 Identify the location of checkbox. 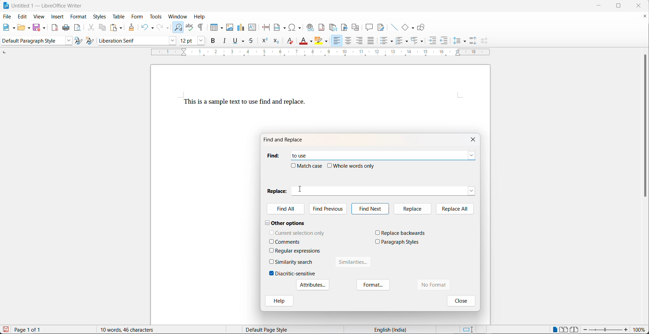
(330, 166).